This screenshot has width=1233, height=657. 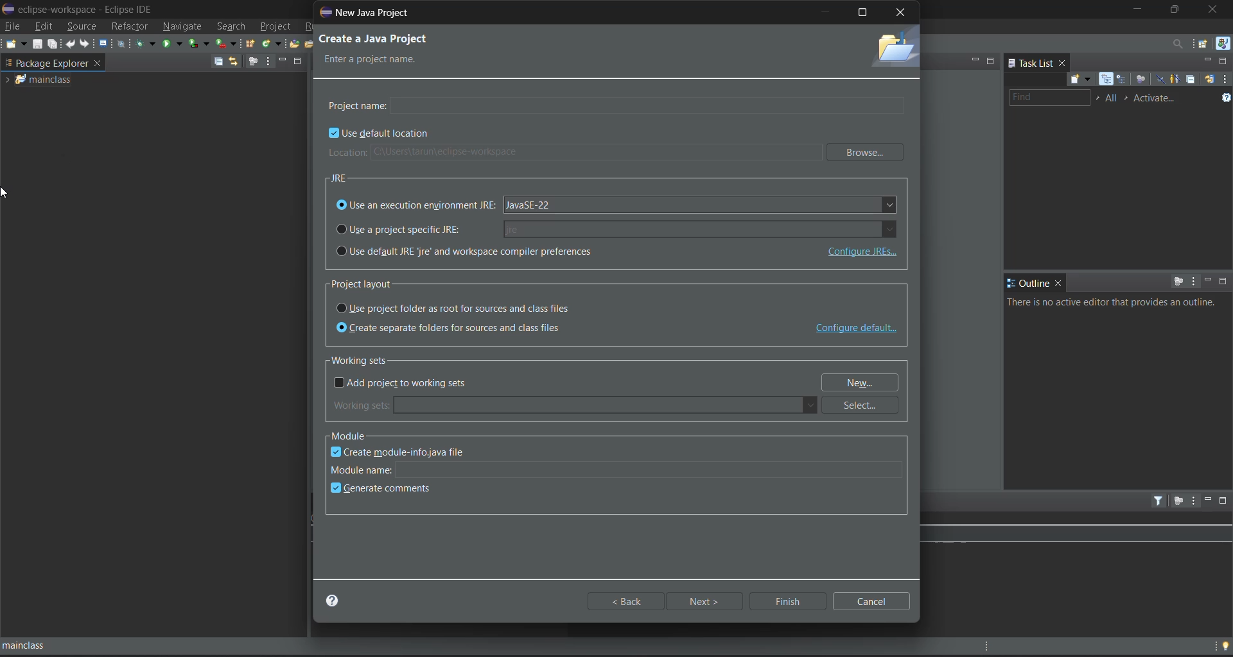 I want to click on minimize, so click(x=1207, y=282).